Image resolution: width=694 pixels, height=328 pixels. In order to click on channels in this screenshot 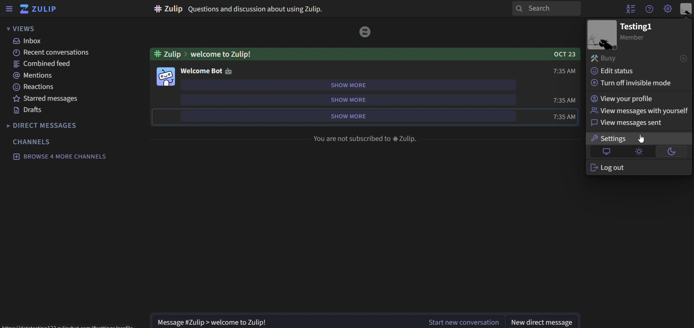, I will do `click(33, 142)`.